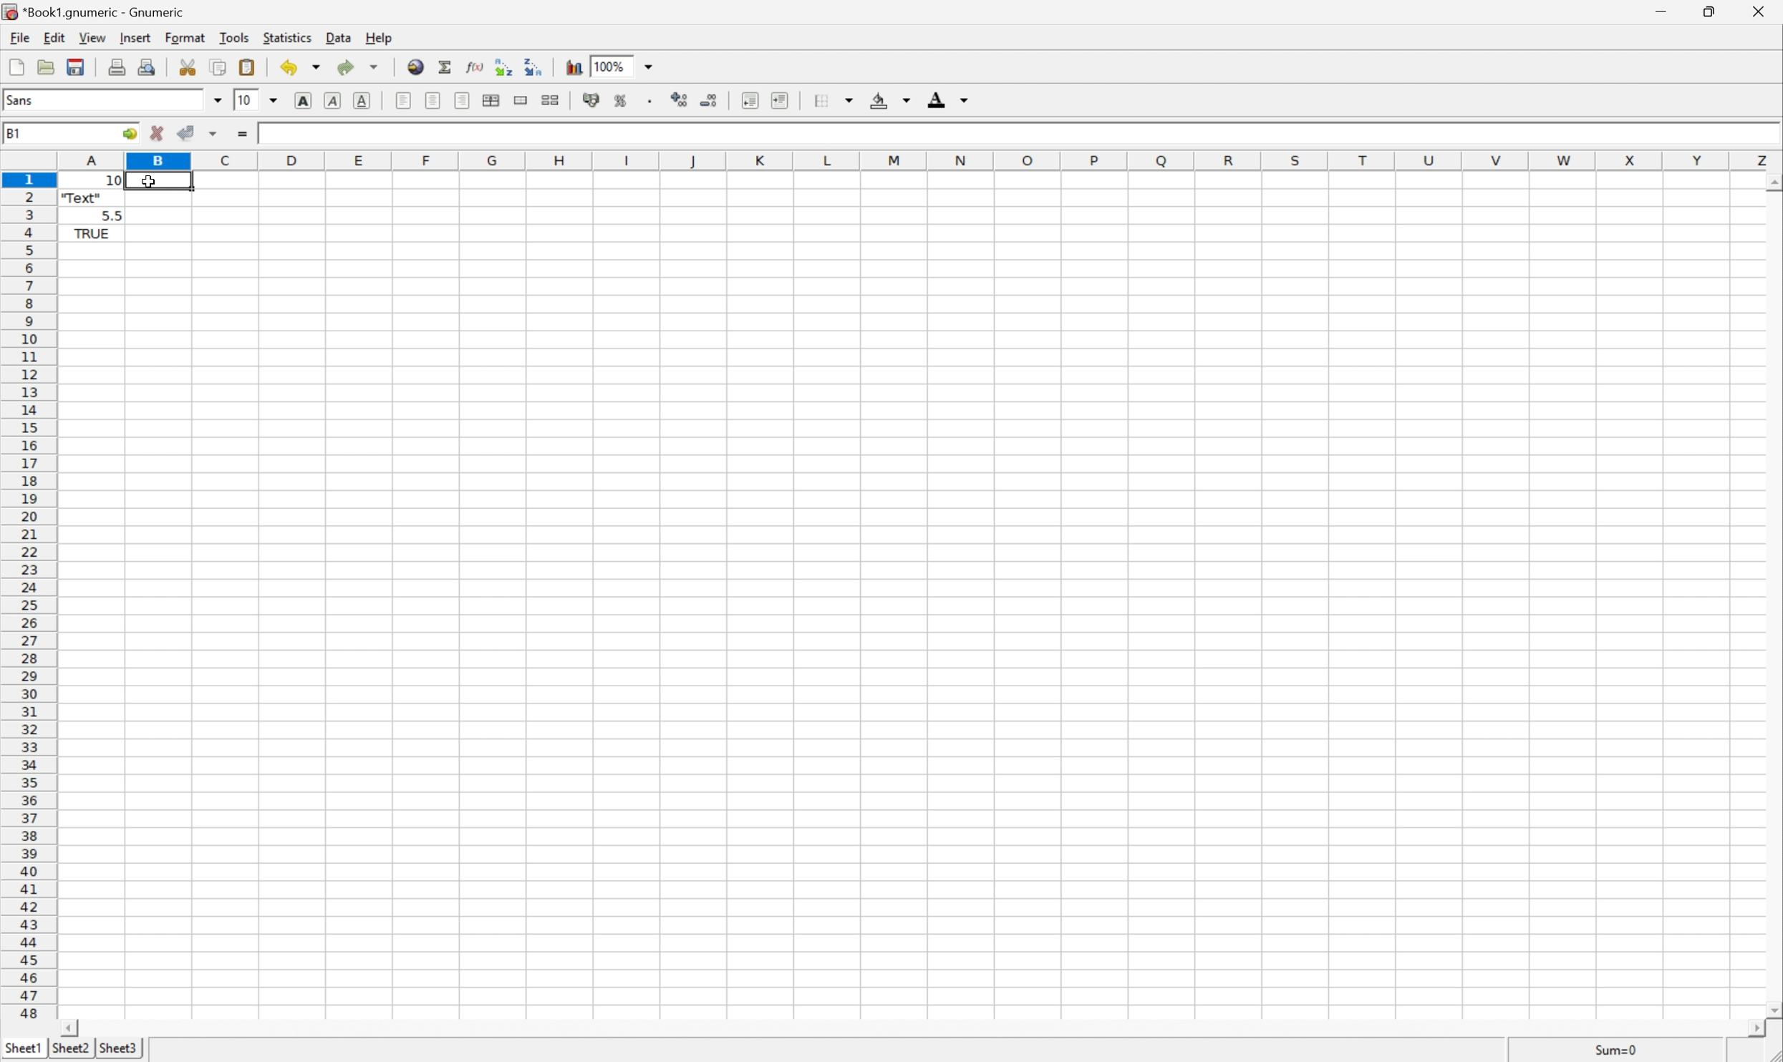  What do you see at coordinates (72, 1027) in the screenshot?
I see `Scroll Left` at bounding box center [72, 1027].